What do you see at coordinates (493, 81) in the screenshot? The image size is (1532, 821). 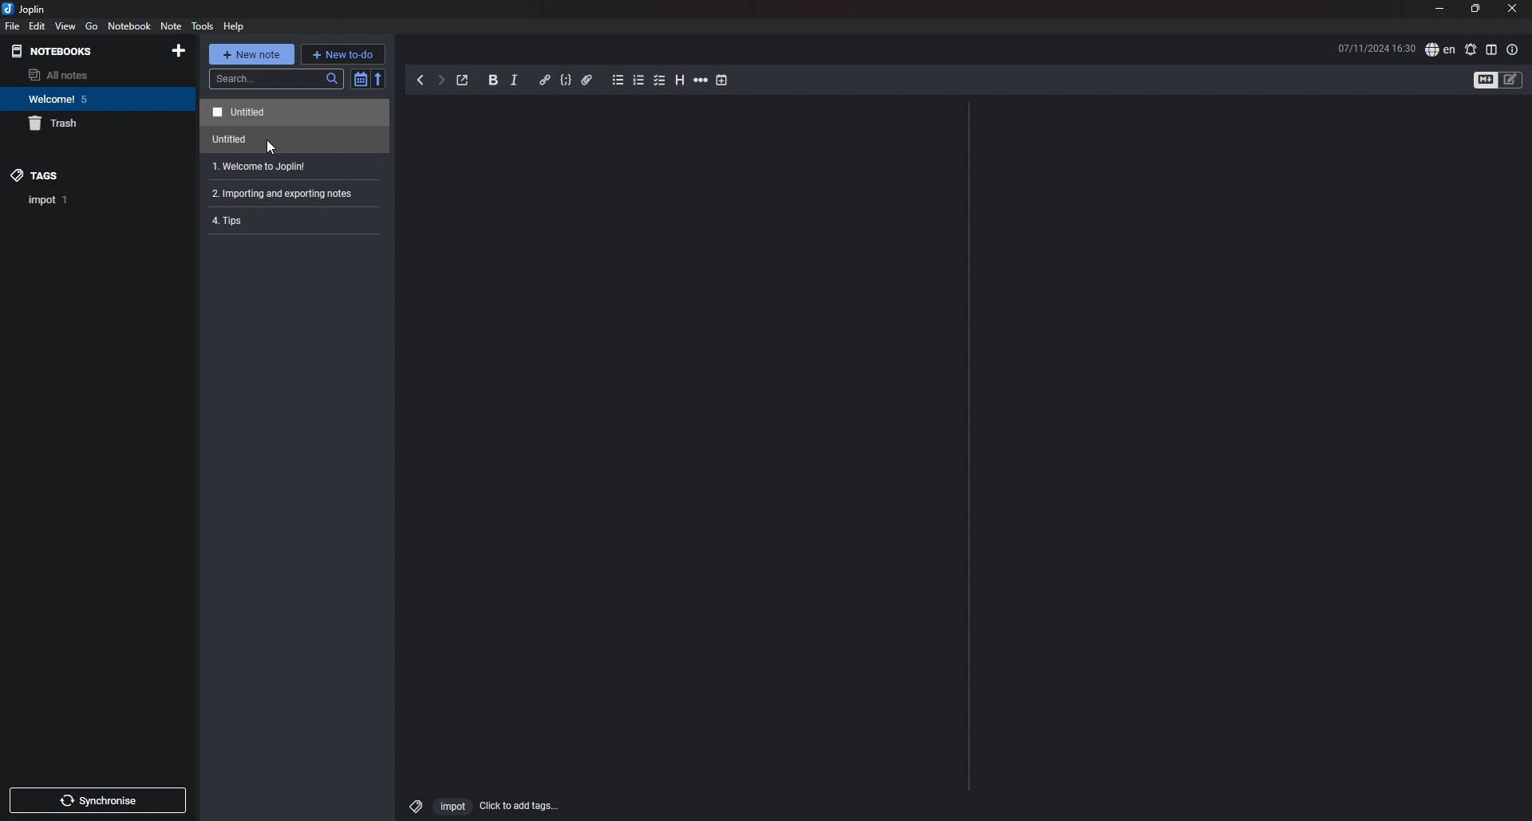 I see `bold` at bounding box center [493, 81].